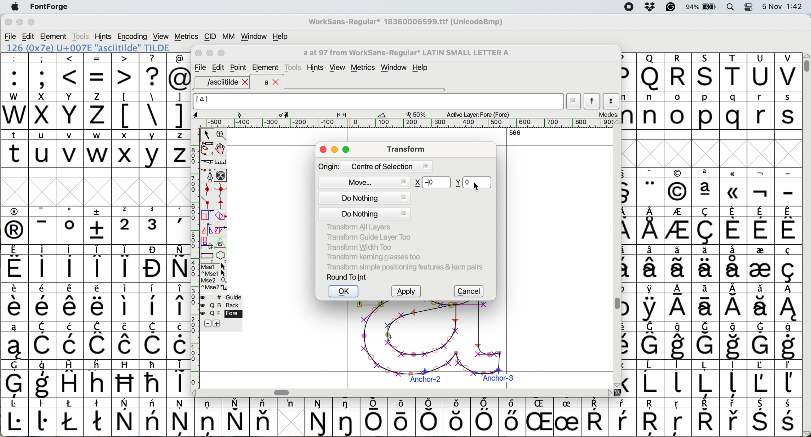  I want to click on window, so click(252, 37).